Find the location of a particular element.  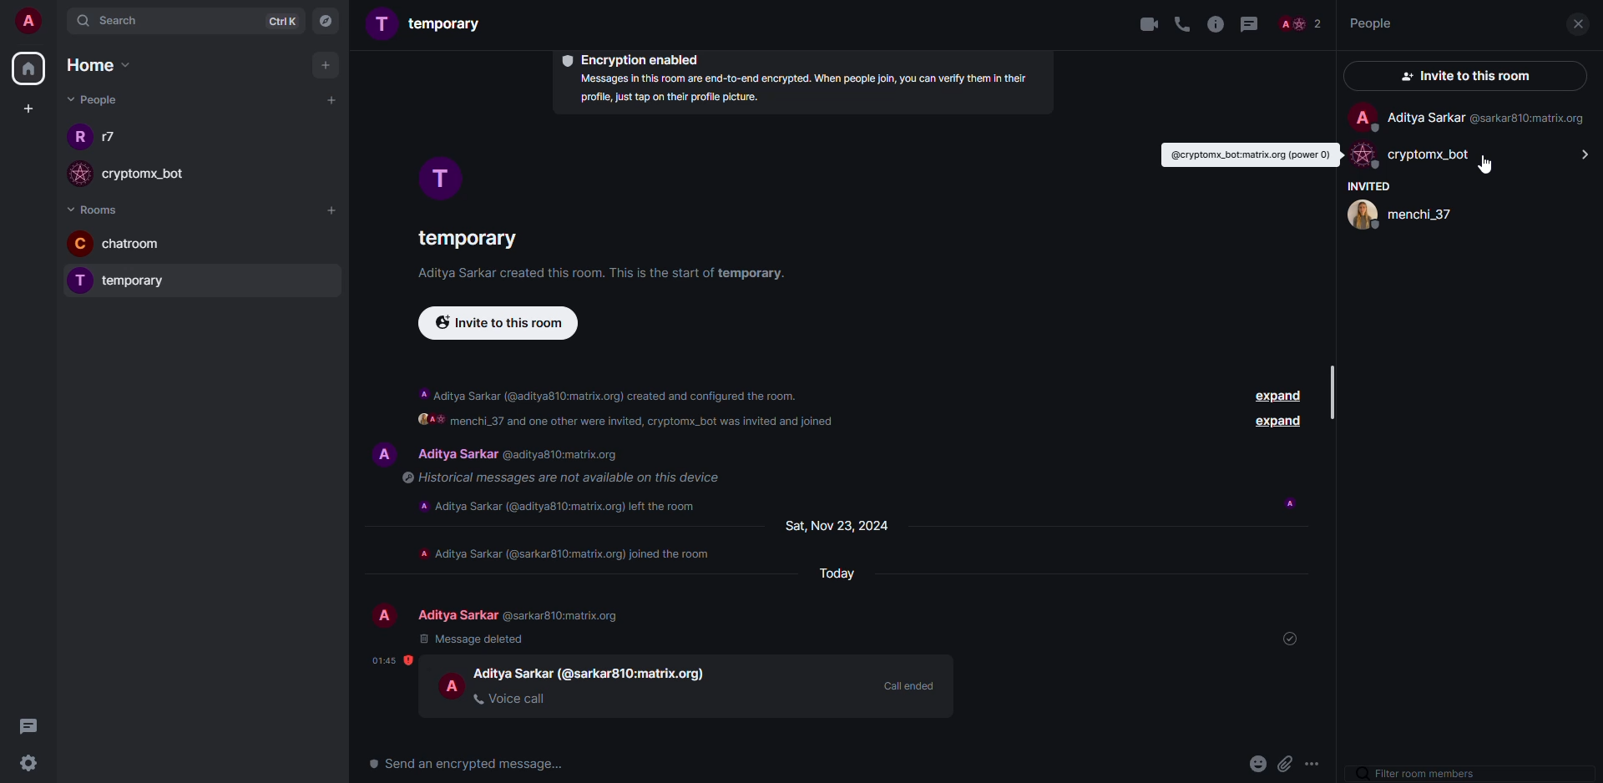

expand is located at coordinates (1580, 155).